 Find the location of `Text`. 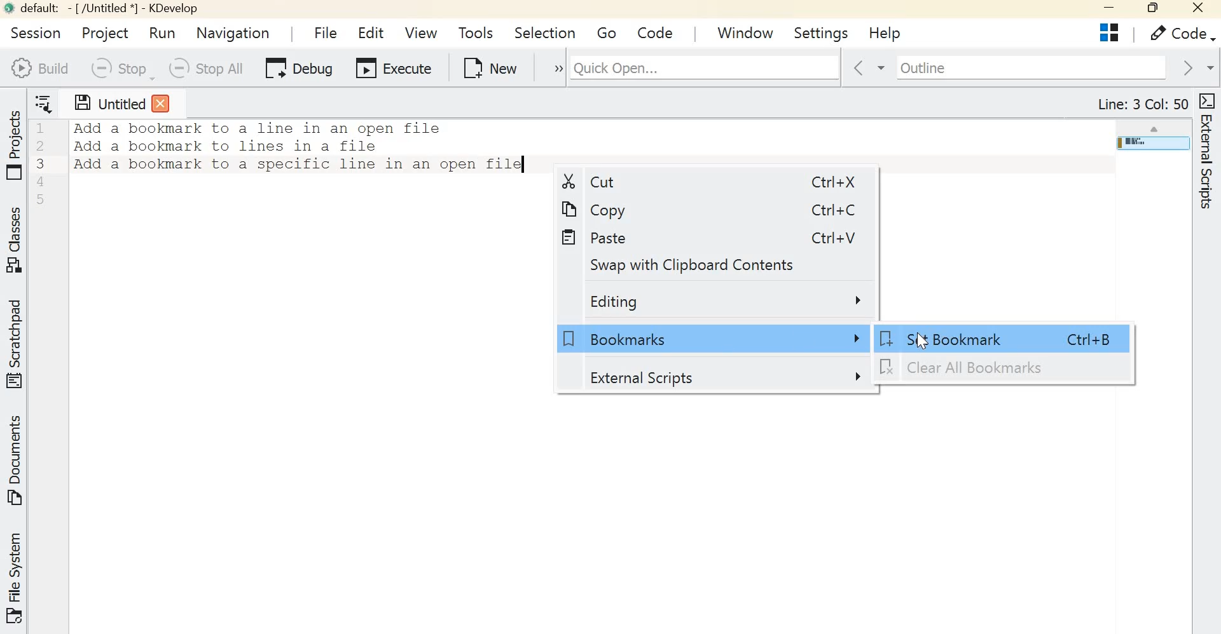

Text is located at coordinates (300, 147).